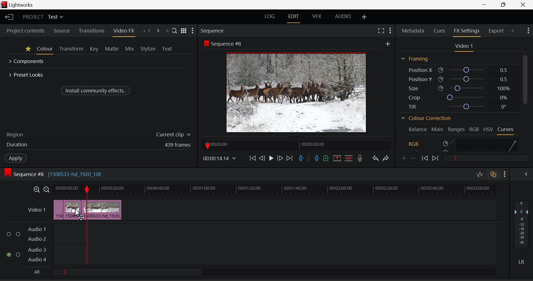 The width and height of the screenshot is (533, 281). Describe the element at coordinates (505, 174) in the screenshot. I see `show Settings` at that location.